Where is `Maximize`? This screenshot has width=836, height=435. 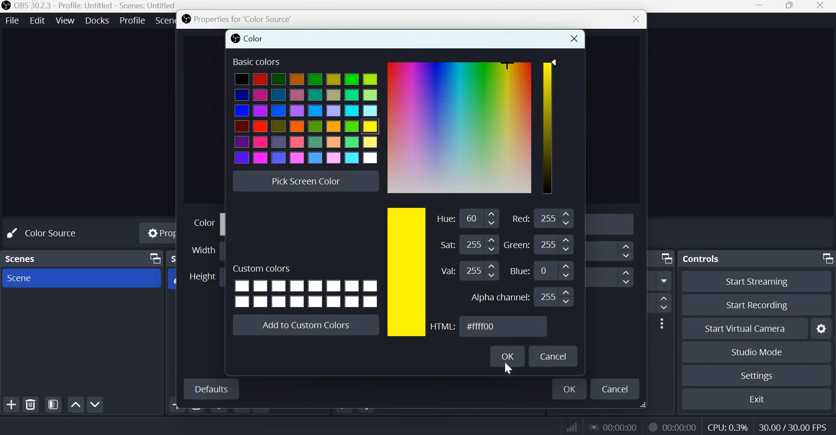 Maximize is located at coordinates (789, 6).